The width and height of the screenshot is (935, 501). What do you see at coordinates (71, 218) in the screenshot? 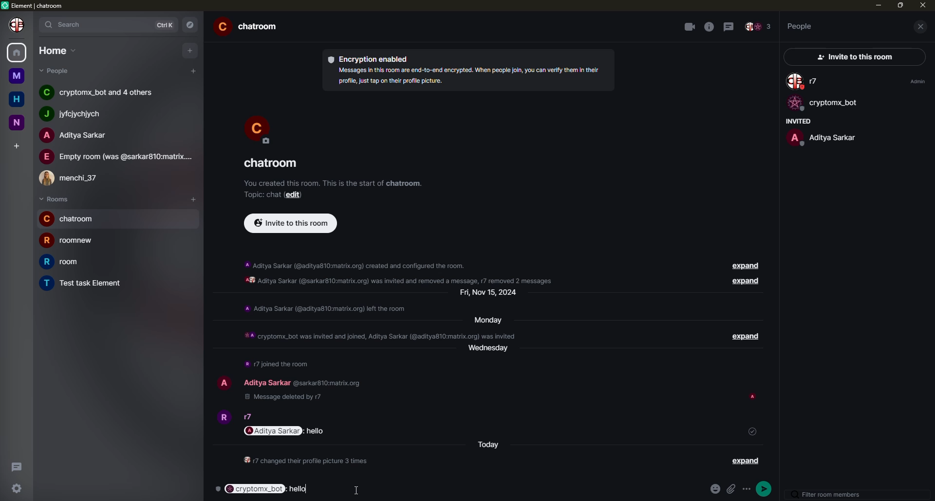
I see `room` at bounding box center [71, 218].